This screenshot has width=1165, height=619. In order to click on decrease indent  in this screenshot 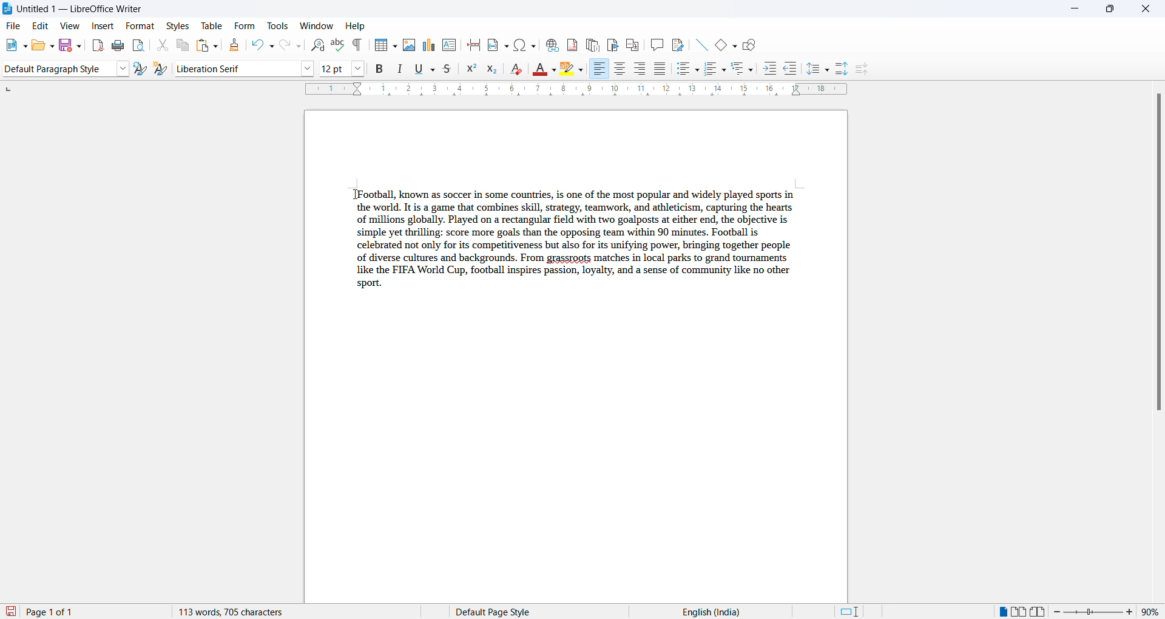, I will do `click(792, 68)`.